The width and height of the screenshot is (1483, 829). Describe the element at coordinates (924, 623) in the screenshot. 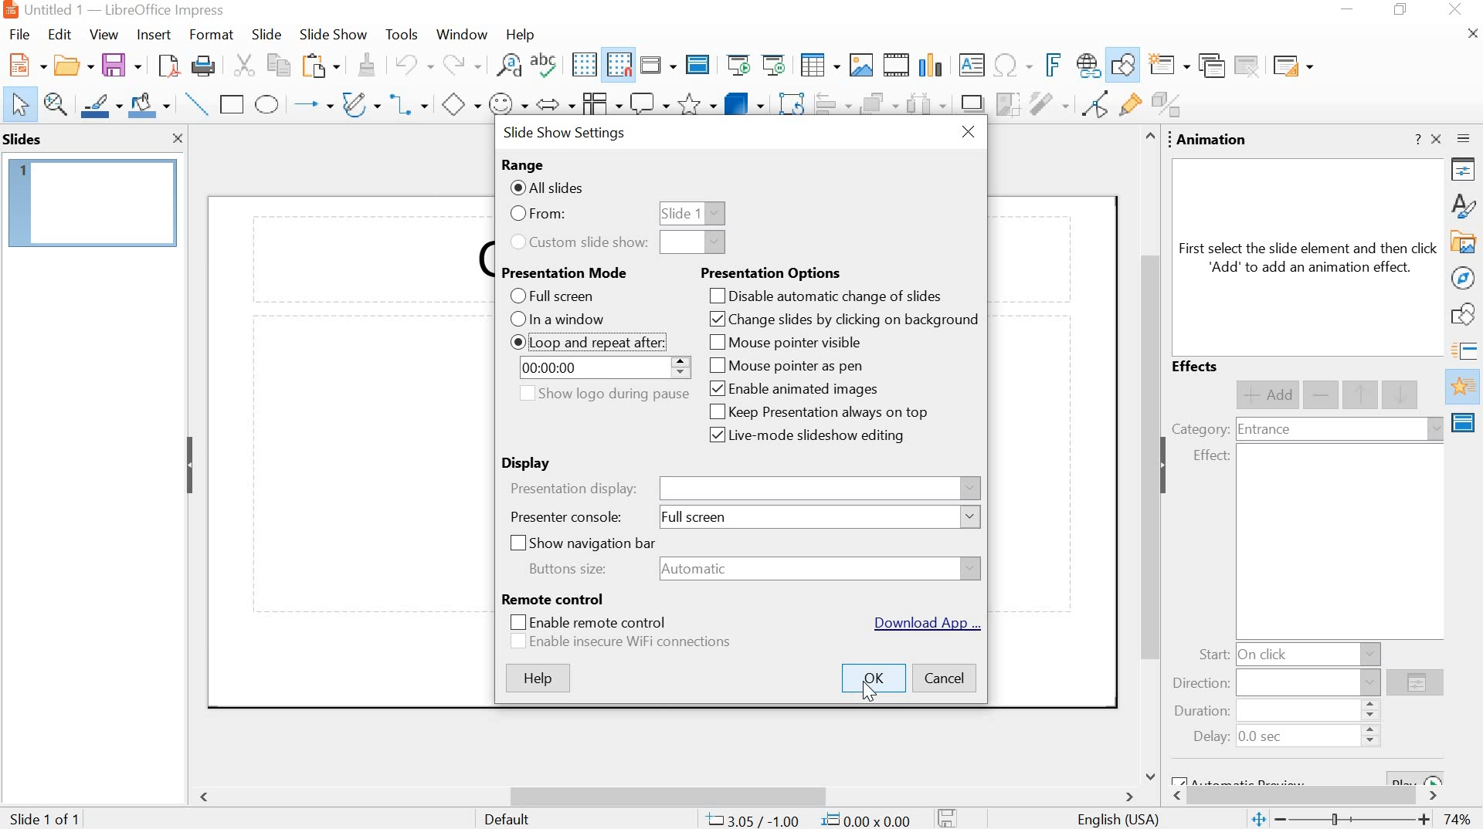

I see `download app` at that location.